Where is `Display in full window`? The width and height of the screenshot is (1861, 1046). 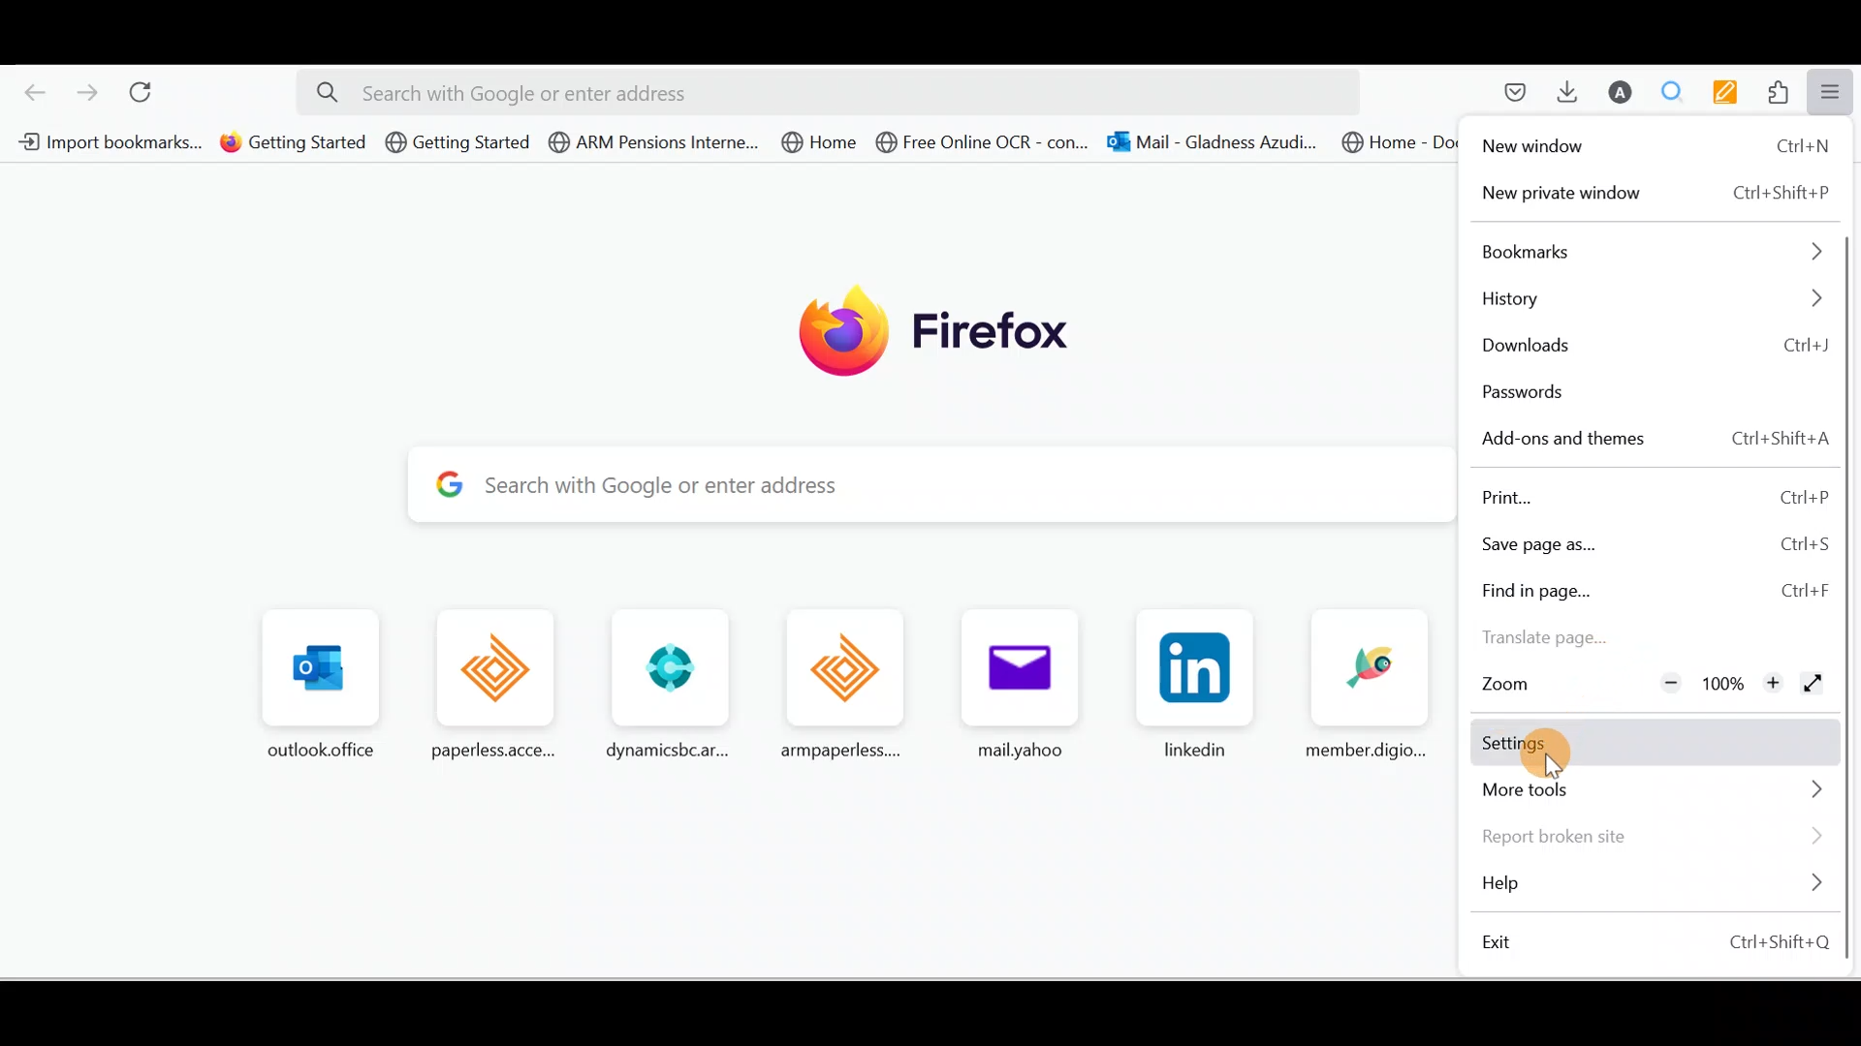 Display in full window is located at coordinates (1814, 682).